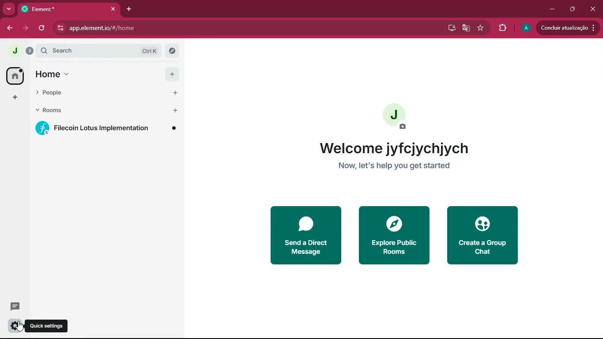 The height and width of the screenshot is (339, 603). I want to click on home, so click(91, 74).